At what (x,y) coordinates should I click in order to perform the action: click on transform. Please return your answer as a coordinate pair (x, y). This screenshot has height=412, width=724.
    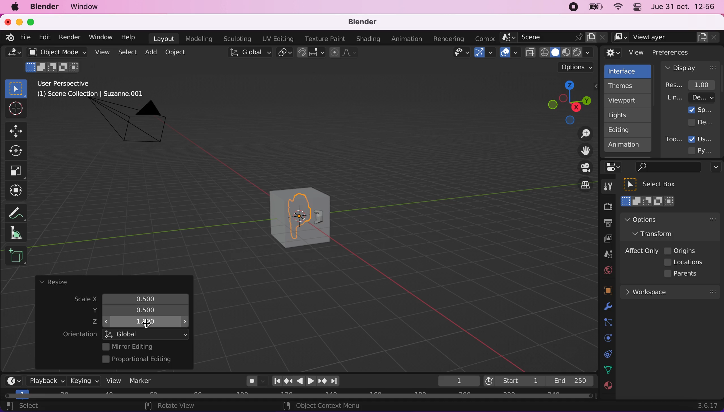
    Looking at the image, I should click on (18, 190).